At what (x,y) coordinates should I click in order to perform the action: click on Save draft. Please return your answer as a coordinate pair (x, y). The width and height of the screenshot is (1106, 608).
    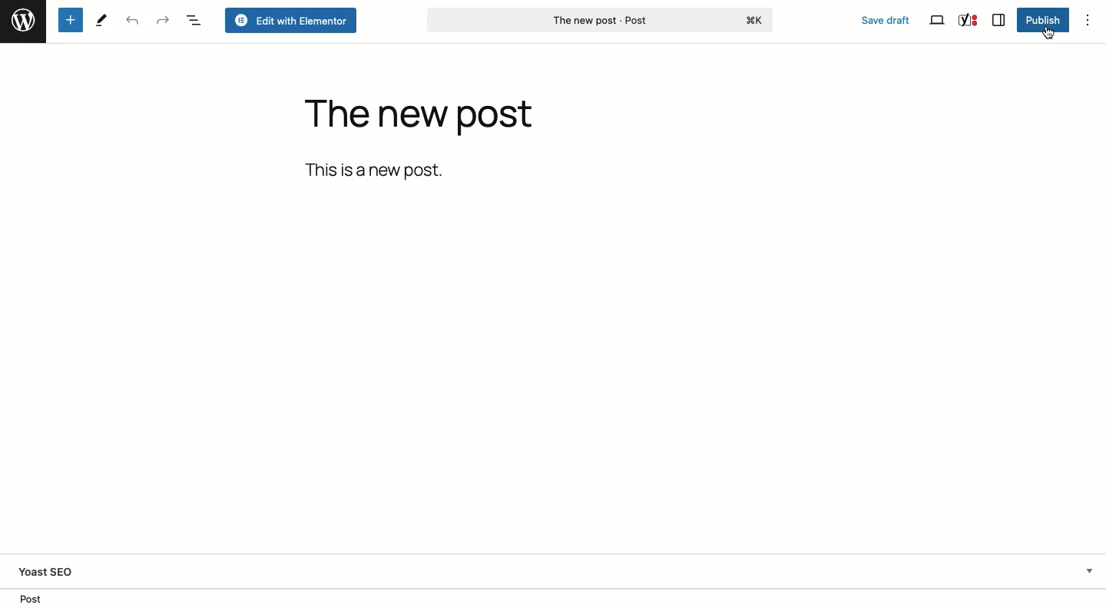
    Looking at the image, I should click on (886, 18).